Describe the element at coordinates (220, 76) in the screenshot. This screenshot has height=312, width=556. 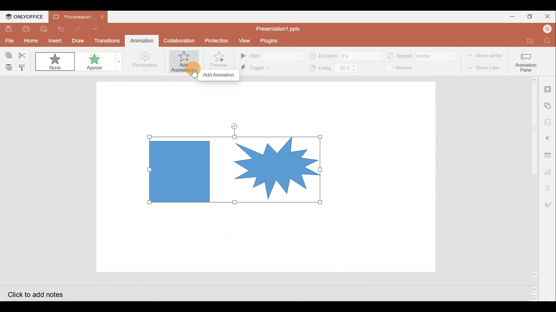
I see `Add animation` at that location.